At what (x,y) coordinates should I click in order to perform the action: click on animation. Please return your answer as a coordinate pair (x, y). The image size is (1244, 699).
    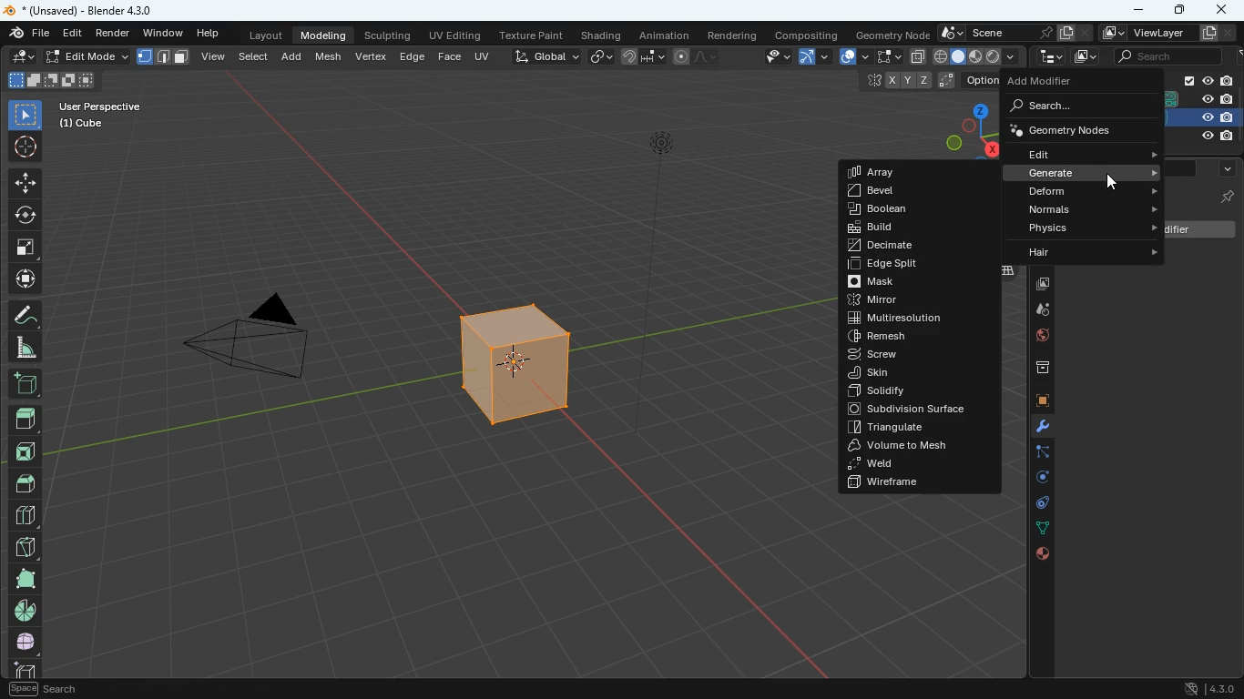
    Looking at the image, I should click on (665, 34).